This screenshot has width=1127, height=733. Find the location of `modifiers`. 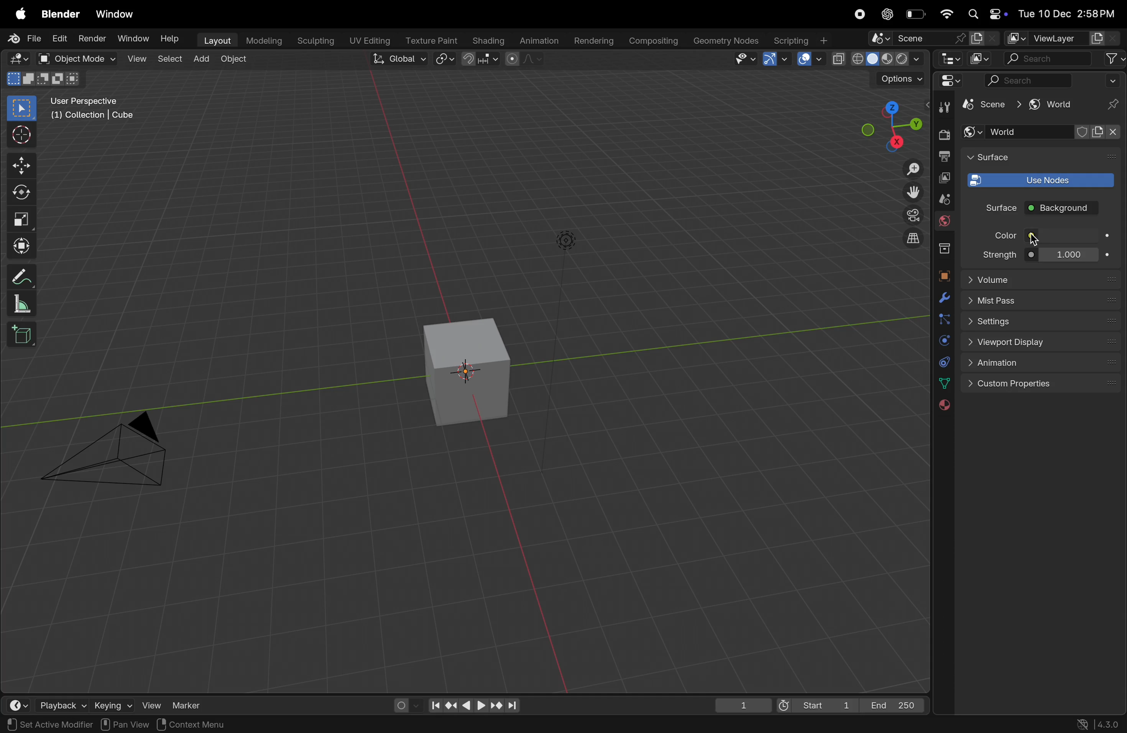

modifiers is located at coordinates (943, 298).